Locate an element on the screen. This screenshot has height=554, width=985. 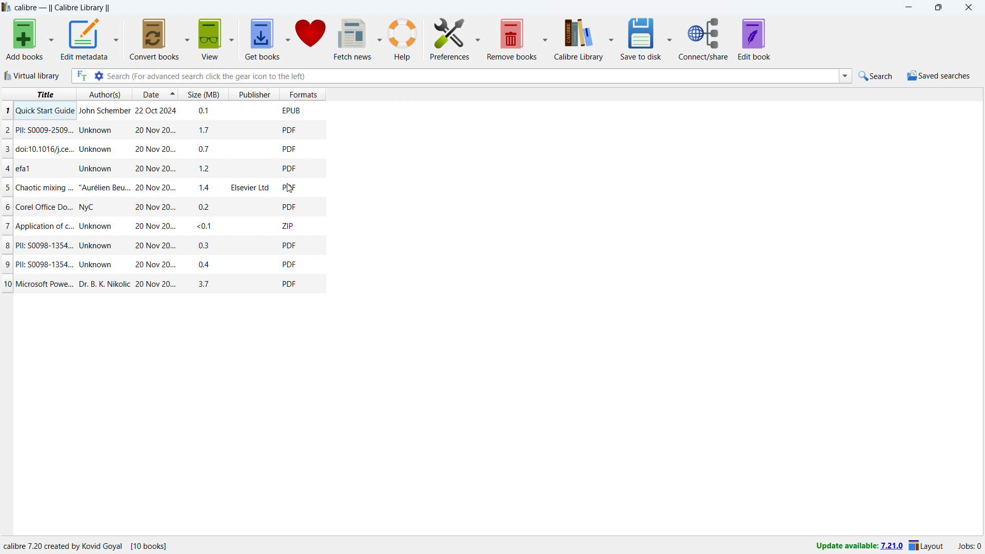
cursor is located at coordinates (290, 189).